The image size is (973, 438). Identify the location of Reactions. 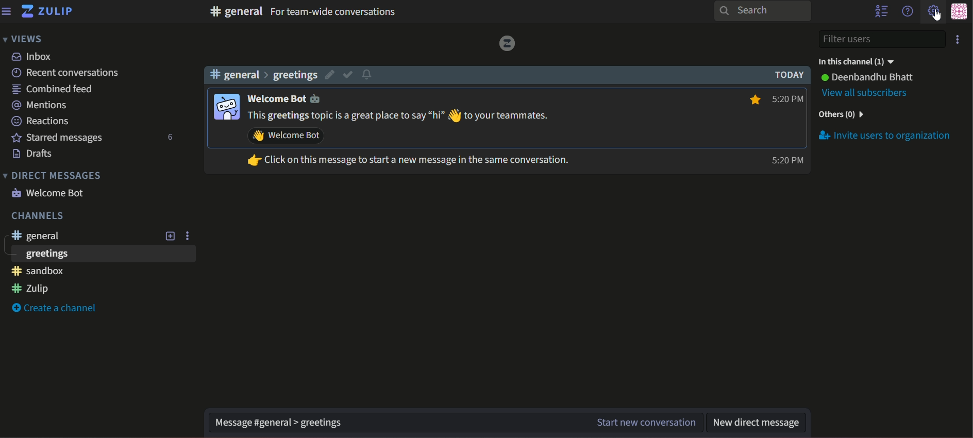
(41, 122).